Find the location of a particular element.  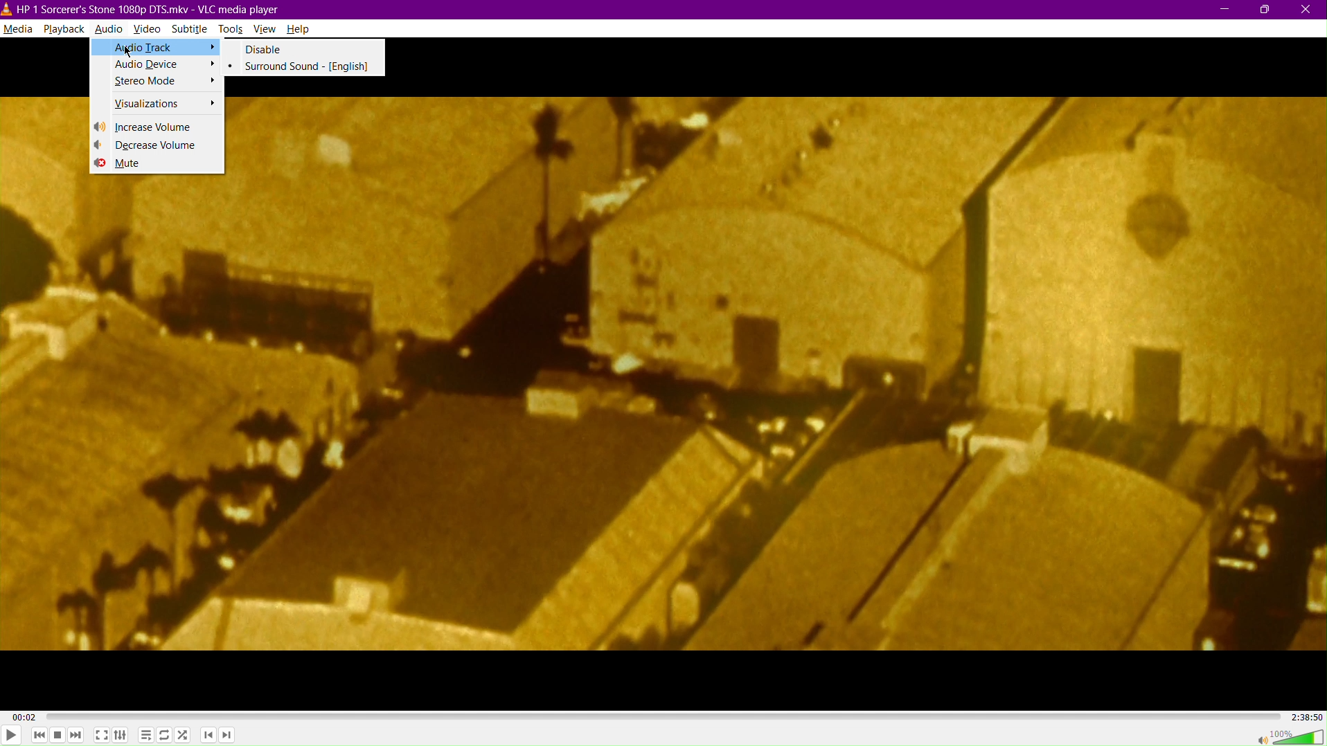

Mute is located at coordinates (157, 166).